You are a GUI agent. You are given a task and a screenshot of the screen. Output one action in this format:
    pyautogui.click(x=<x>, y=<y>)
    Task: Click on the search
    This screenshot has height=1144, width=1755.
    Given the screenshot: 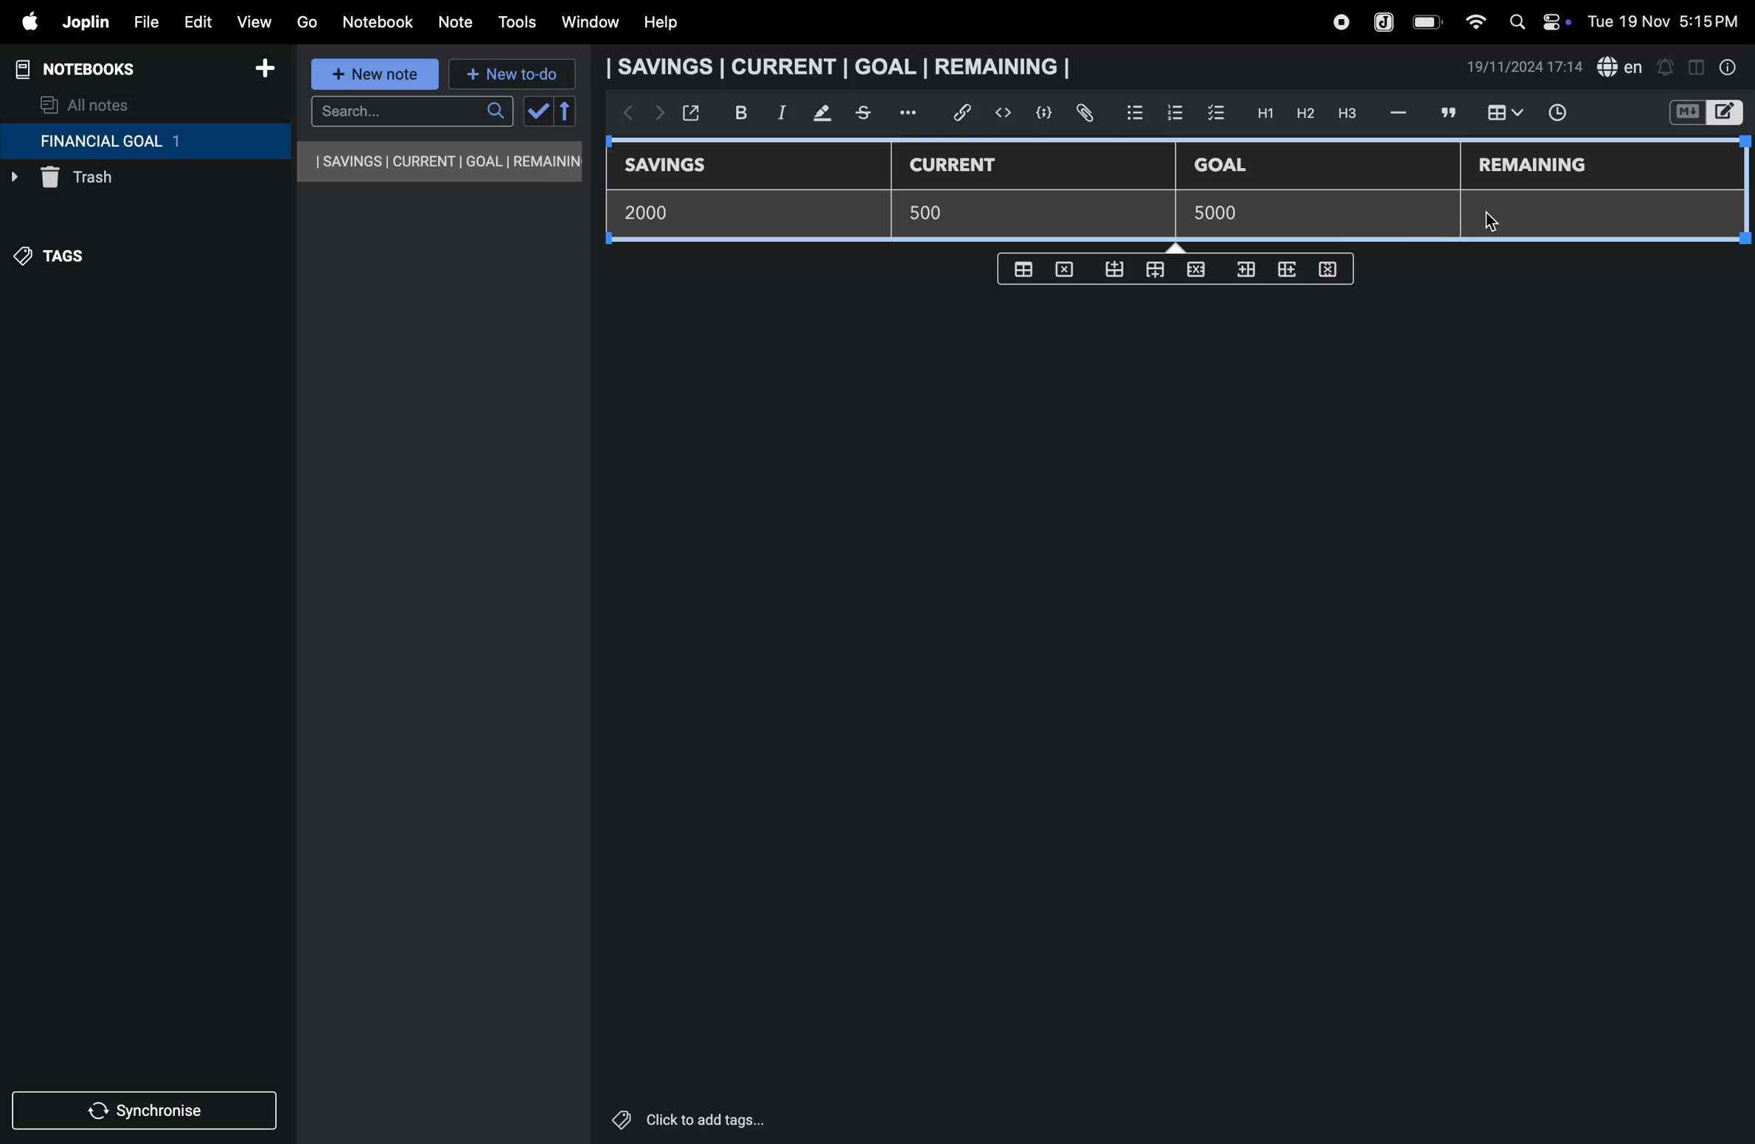 What is the action you would take?
    pyautogui.click(x=411, y=111)
    